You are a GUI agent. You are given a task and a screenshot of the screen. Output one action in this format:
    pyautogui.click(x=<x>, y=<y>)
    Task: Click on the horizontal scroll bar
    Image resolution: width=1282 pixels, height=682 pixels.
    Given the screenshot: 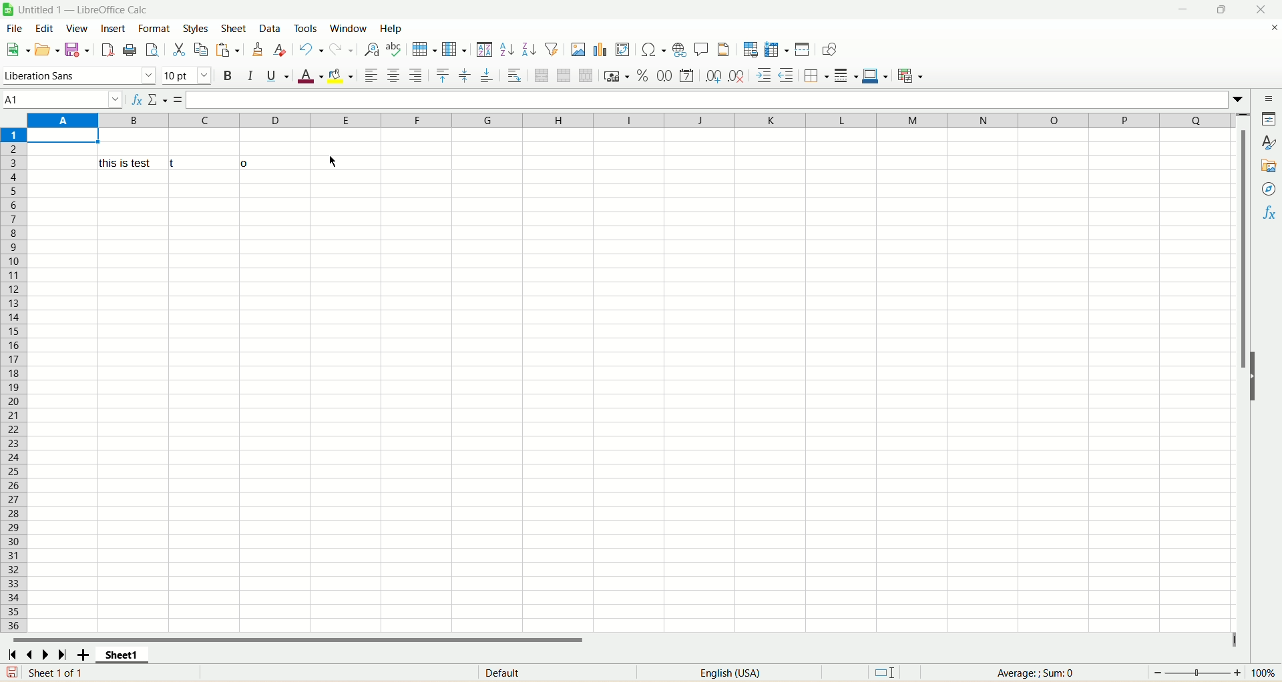 What is the action you would take?
    pyautogui.click(x=622, y=637)
    